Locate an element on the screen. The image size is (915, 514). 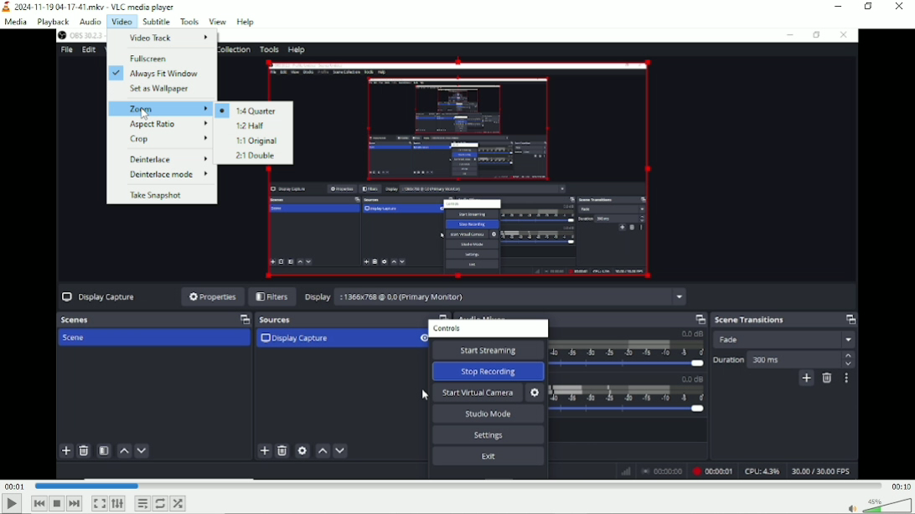
Deinterlace is located at coordinates (168, 160).